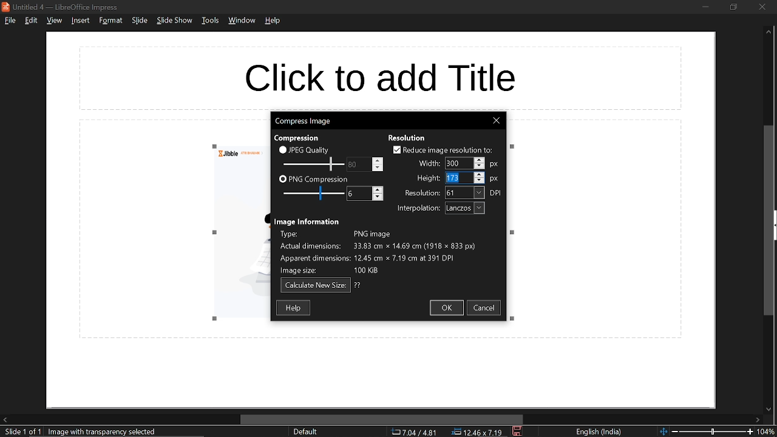 The width and height of the screenshot is (777, 437). What do you see at coordinates (480, 174) in the screenshot?
I see `Increase ` at bounding box center [480, 174].